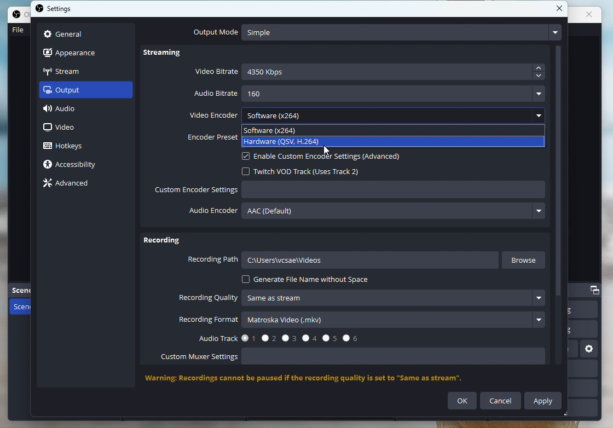 The height and width of the screenshot is (428, 613). I want to click on Warning, so click(315, 379).